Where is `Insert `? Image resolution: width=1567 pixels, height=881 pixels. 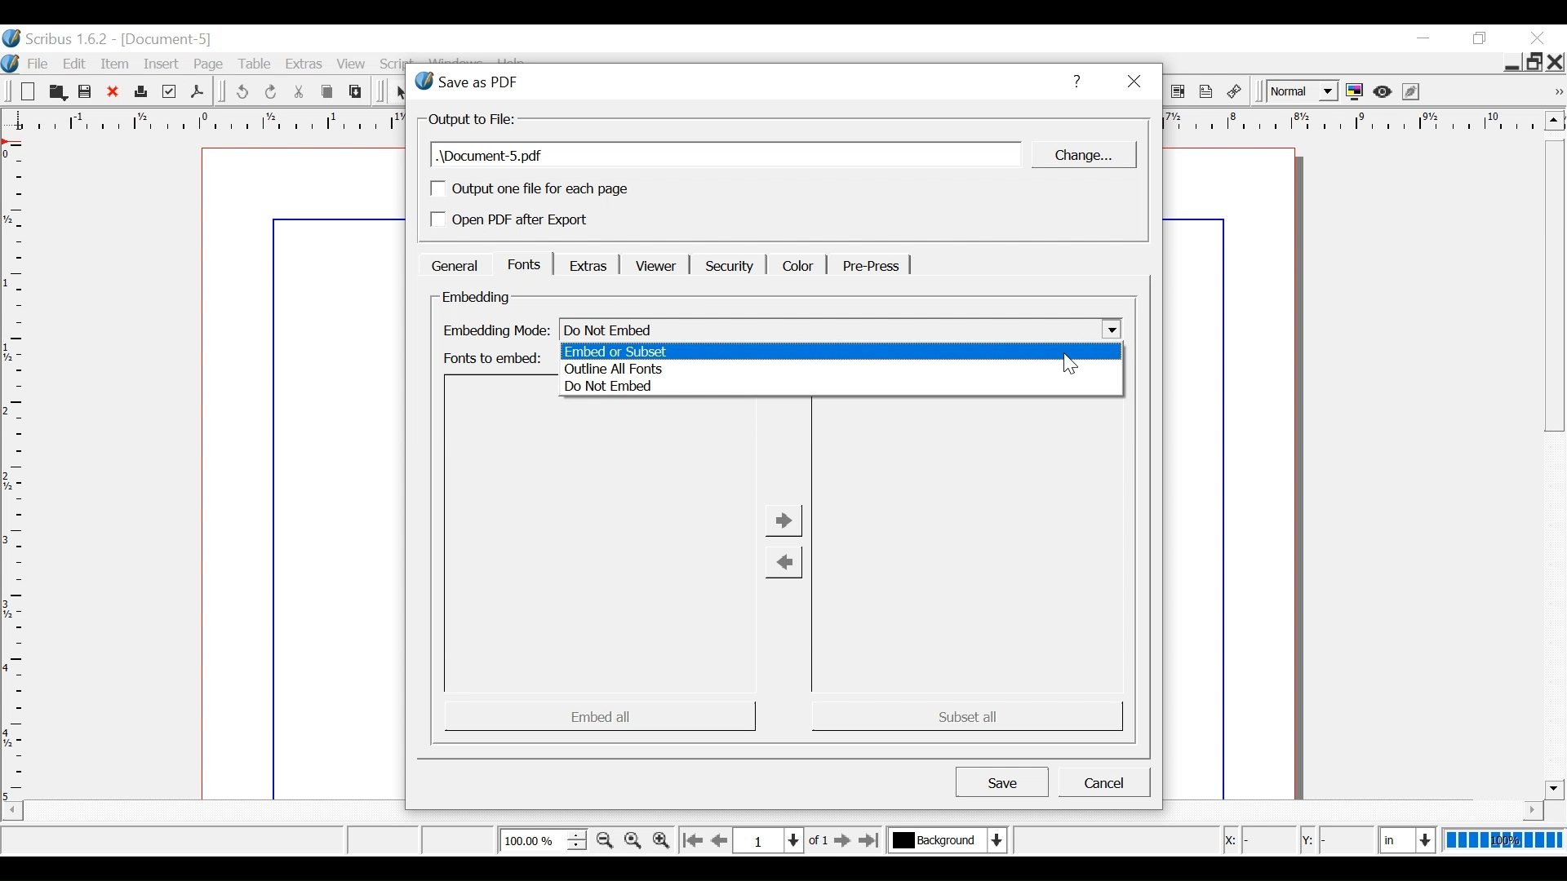 Insert  is located at coordinates (163, 64).